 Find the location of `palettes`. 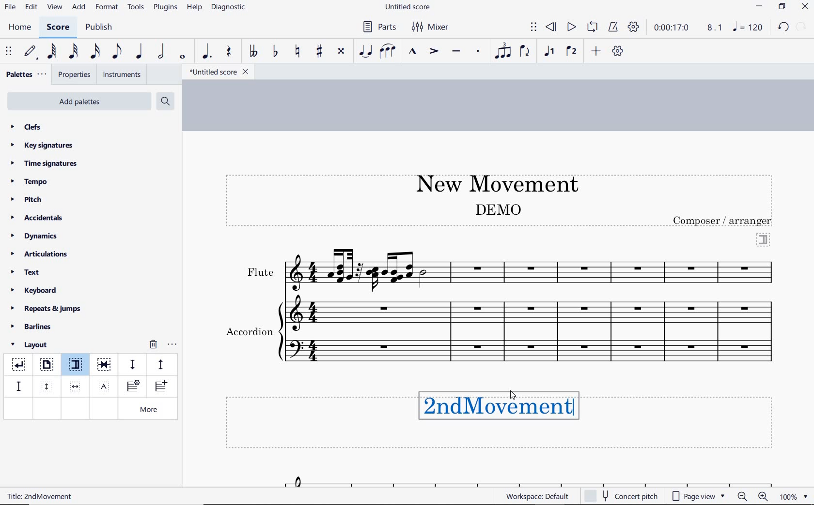

palettes is located at coordinates (25, 75).